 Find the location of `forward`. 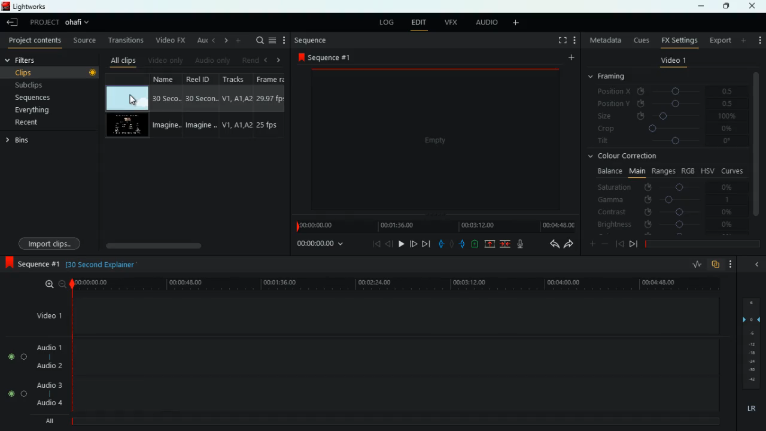

forward is located at coordinates (426, 244).